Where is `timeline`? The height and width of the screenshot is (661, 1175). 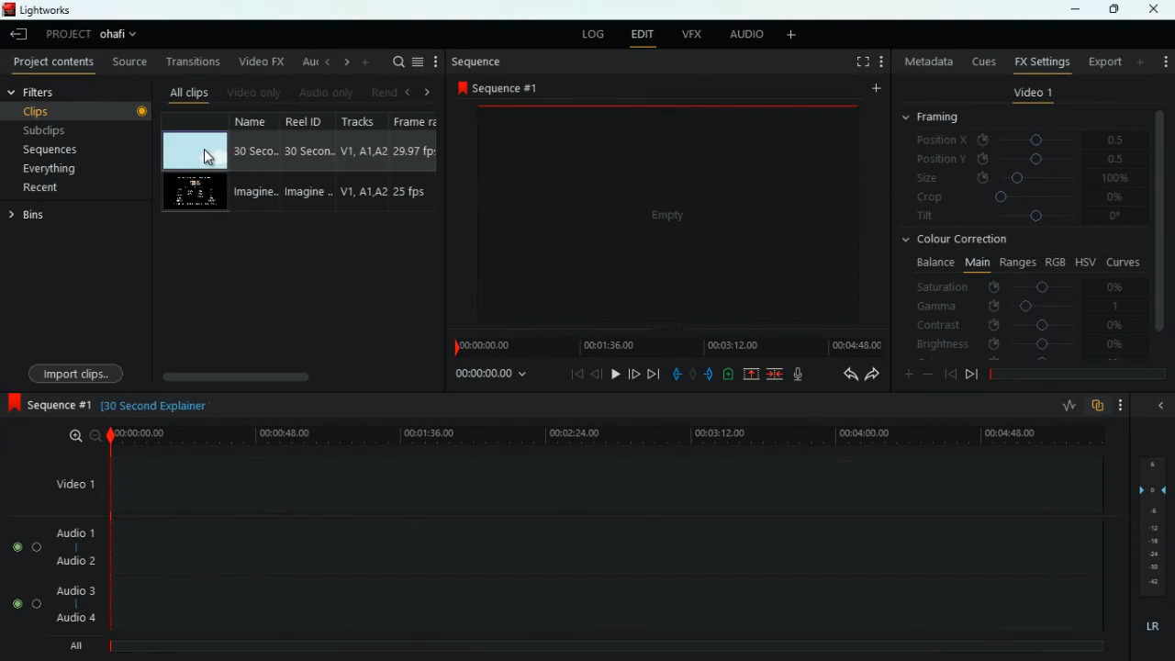 timeline is located at coordinates (1075, 374).